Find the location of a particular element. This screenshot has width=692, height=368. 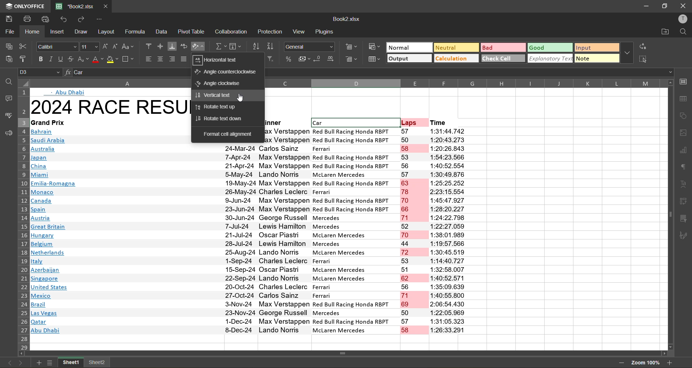

font color is located at coordinates (98, 60).